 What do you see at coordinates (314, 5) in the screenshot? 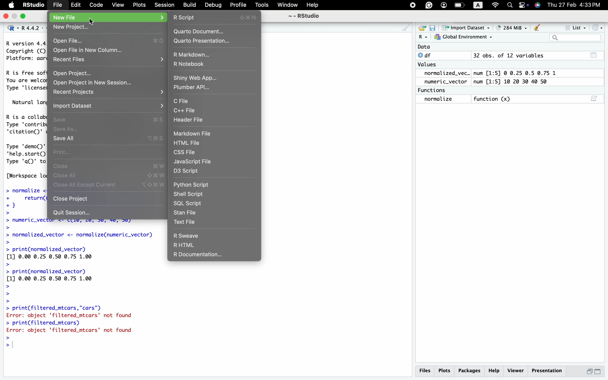
I see `Help` at bounding box center [314, 5].